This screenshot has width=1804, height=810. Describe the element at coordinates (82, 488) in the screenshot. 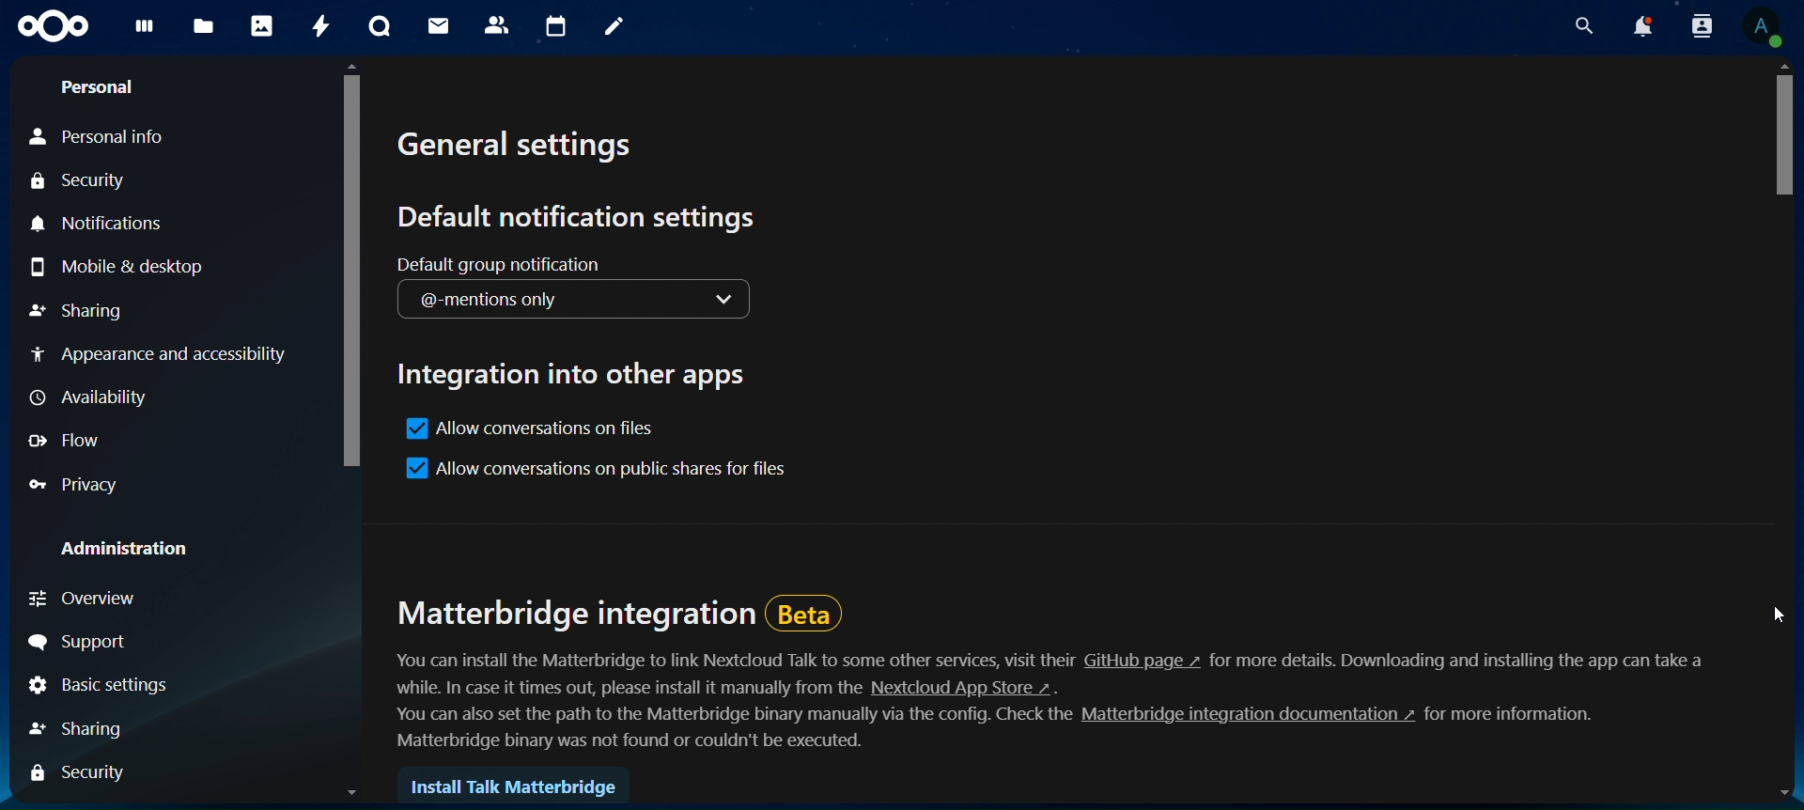

I see `privacy` at that location.